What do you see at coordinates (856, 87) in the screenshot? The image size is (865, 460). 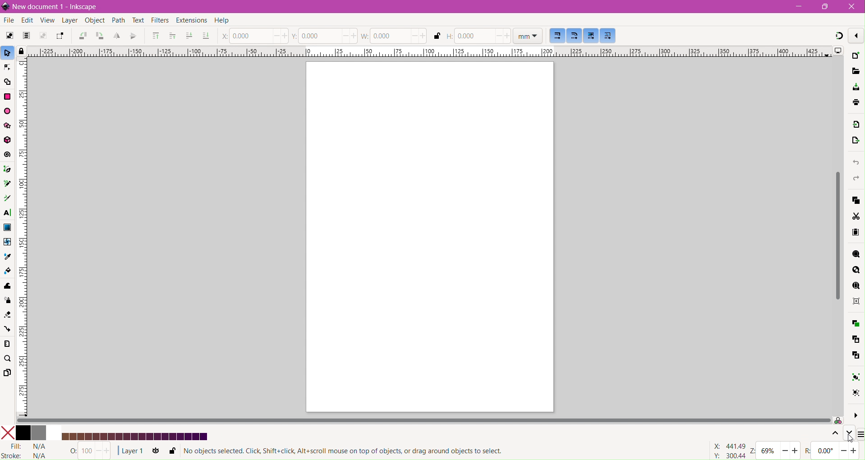 I see `Save` at bounding box center [856, 87].